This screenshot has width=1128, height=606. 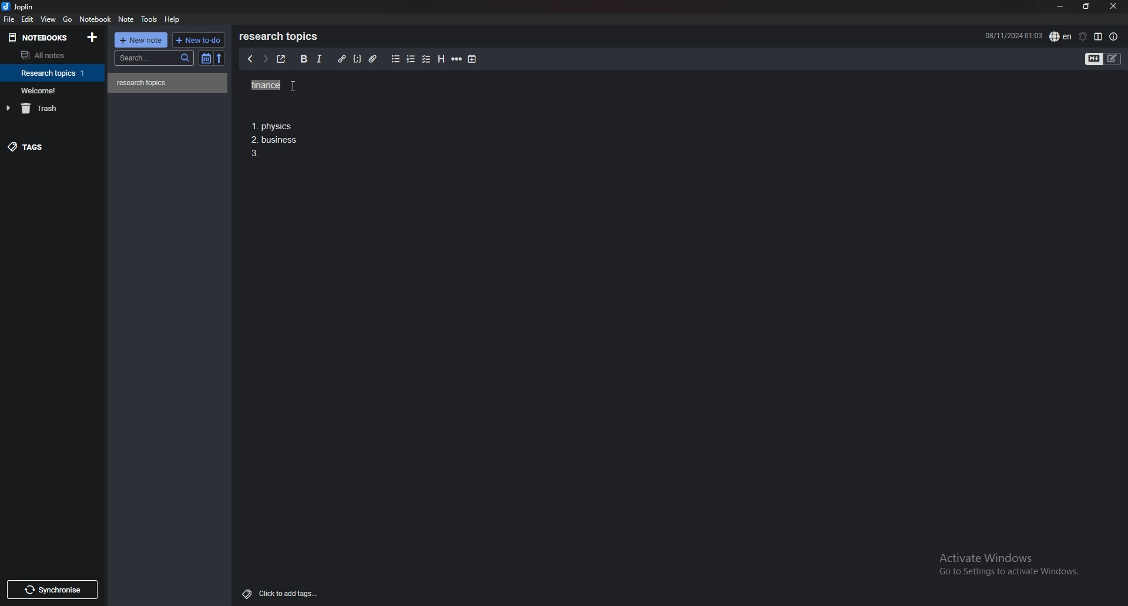 I want to click on code, so click(x=358, y=58).